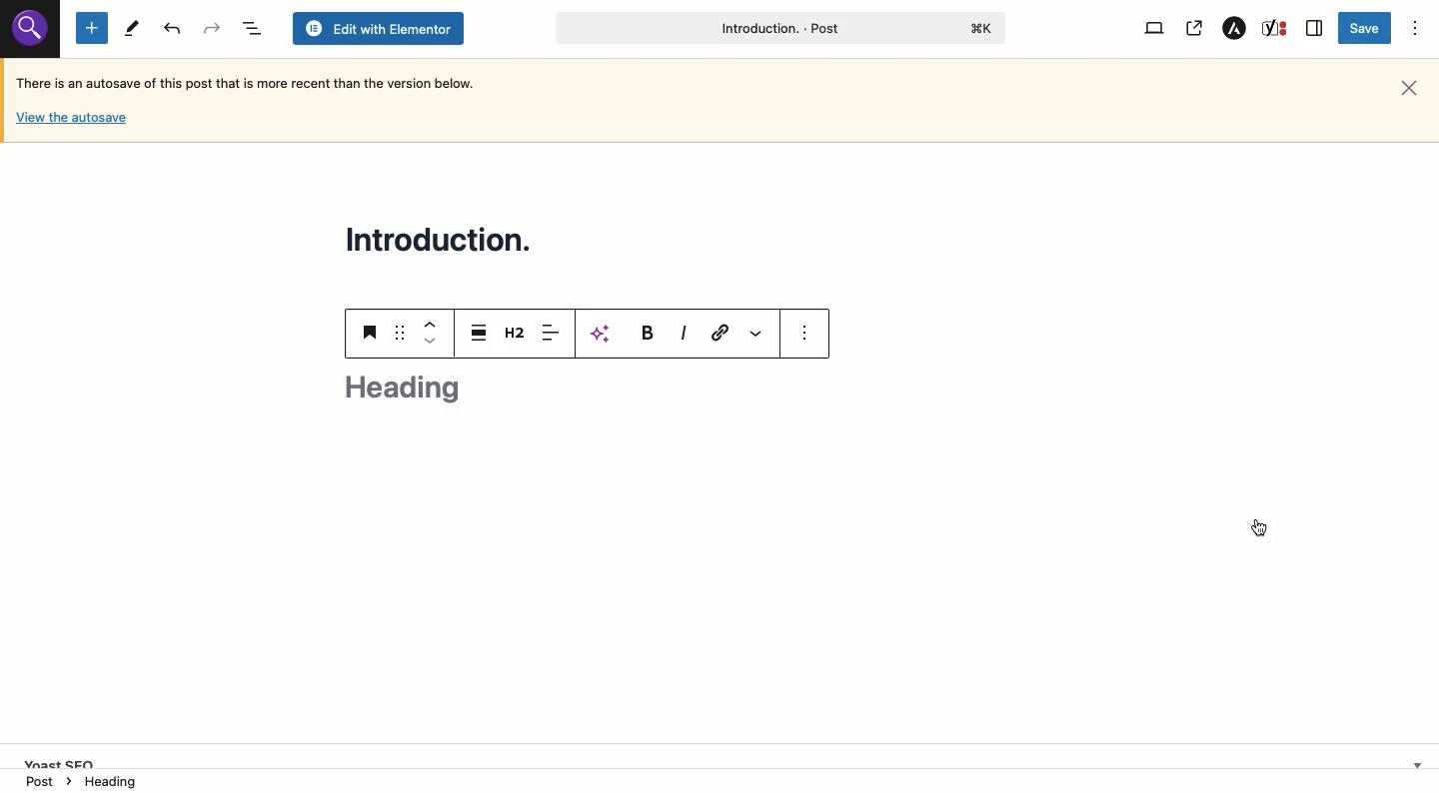 The width and height of the screenshot is (1439, 793). I want to click on Title, so click(444, 238).